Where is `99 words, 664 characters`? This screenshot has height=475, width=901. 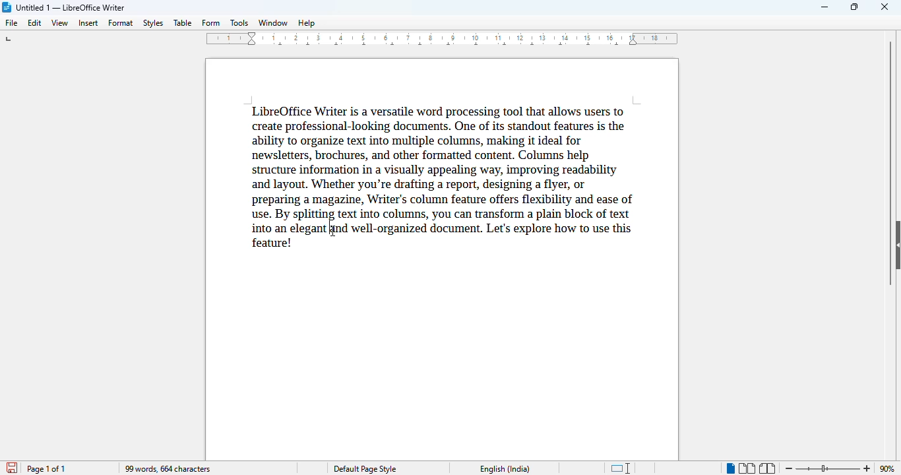
99 words, 664 characters is located at coordinates (167, 468).